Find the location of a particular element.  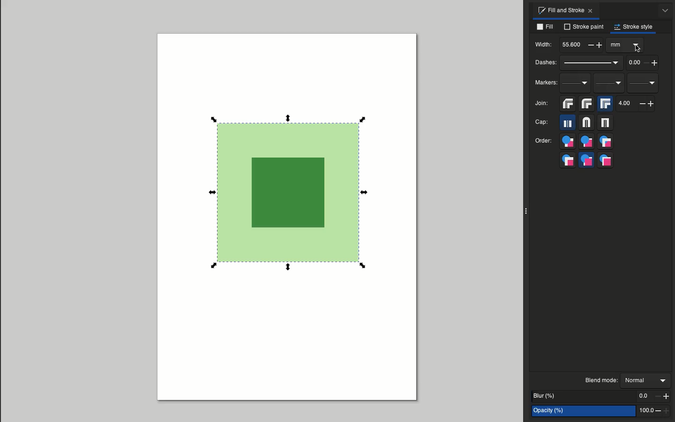

Mid markers is located at coordinates (610, 83).